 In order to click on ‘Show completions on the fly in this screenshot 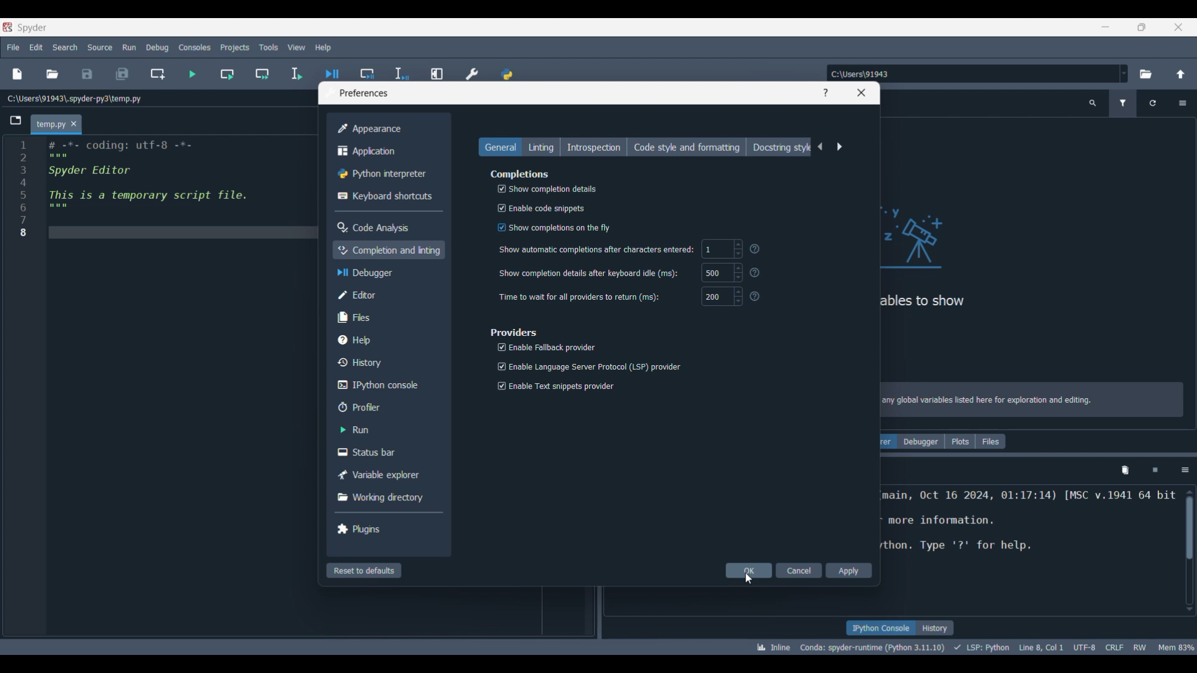, I will do `click(556, 227)`.